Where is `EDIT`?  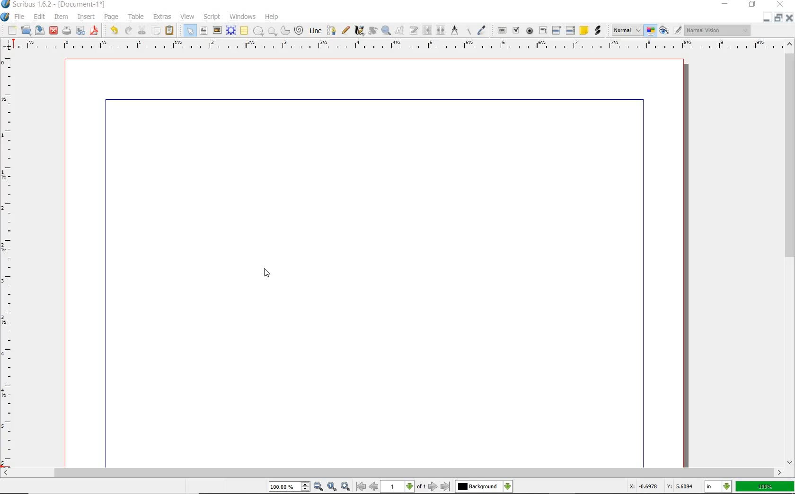 EDIT is located at coordinates (39, 18).